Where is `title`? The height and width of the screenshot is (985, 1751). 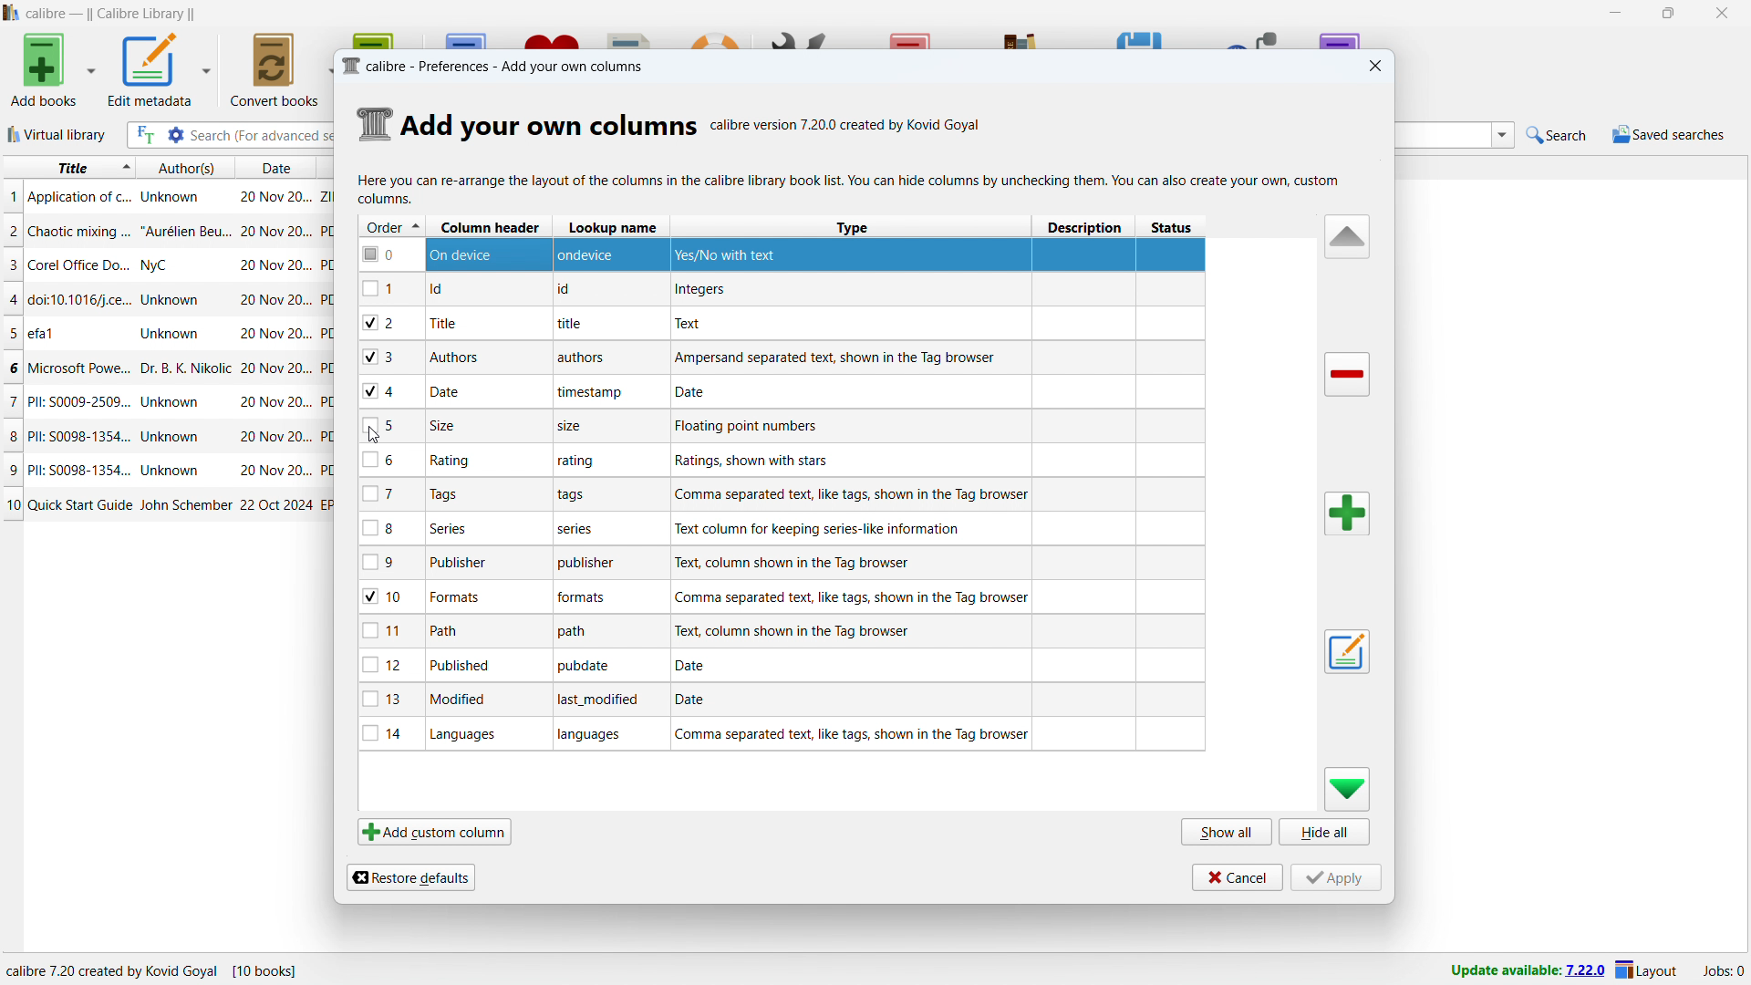 title is located at coordinates (79, 469).